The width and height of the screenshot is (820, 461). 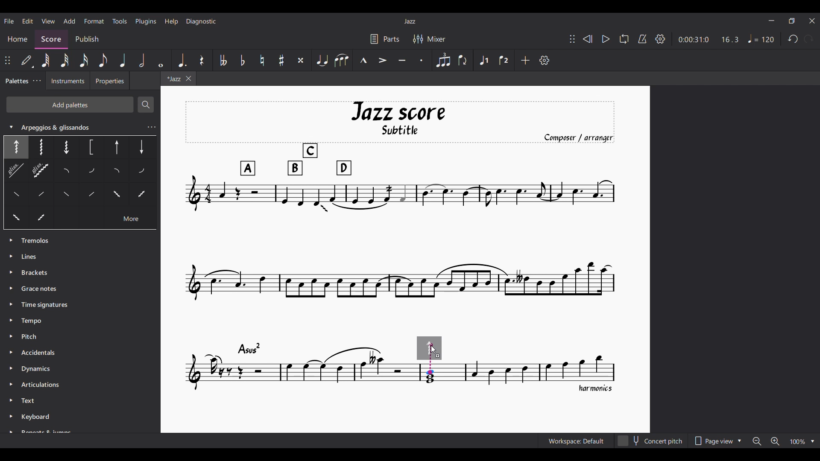 I want to click on 8th note, so click(x=103, y=60).